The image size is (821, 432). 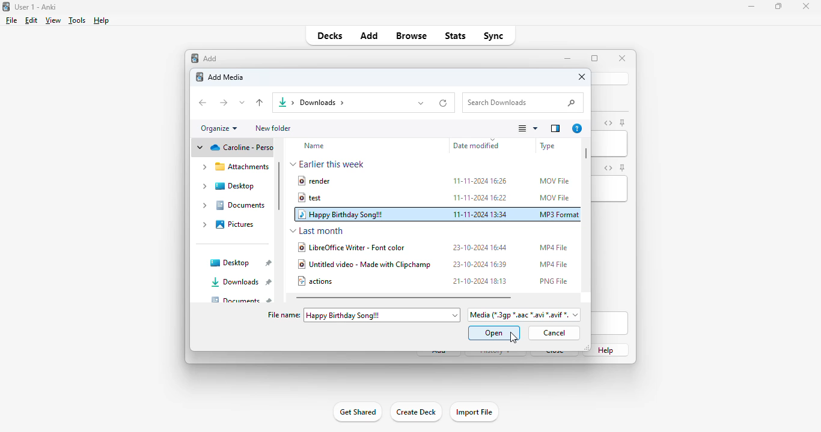 I want to click on horizontal scroll bar, so click(x=403, y=298).